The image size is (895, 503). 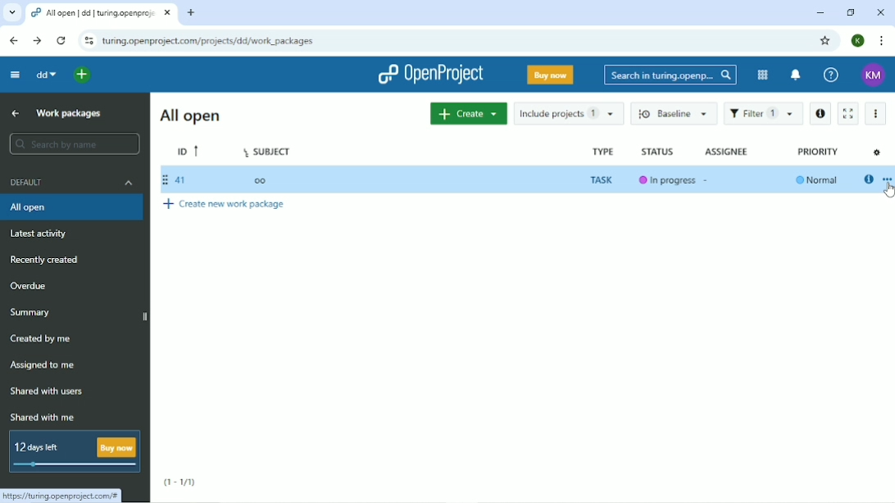 I want to click on 41, so click(x=179, y=180).